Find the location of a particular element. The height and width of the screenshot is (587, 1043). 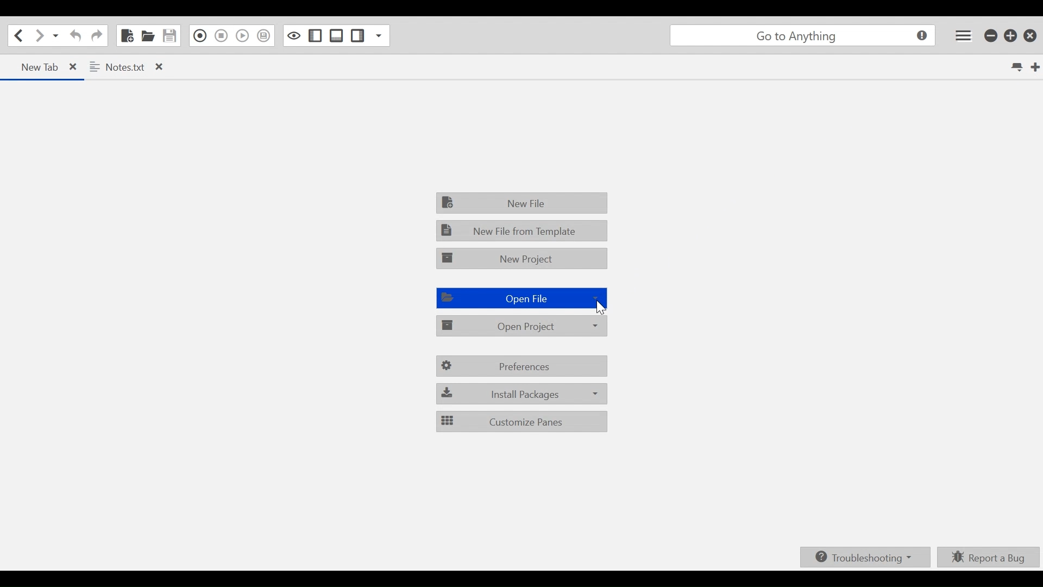

New Project is located at coordinates (523, 258).